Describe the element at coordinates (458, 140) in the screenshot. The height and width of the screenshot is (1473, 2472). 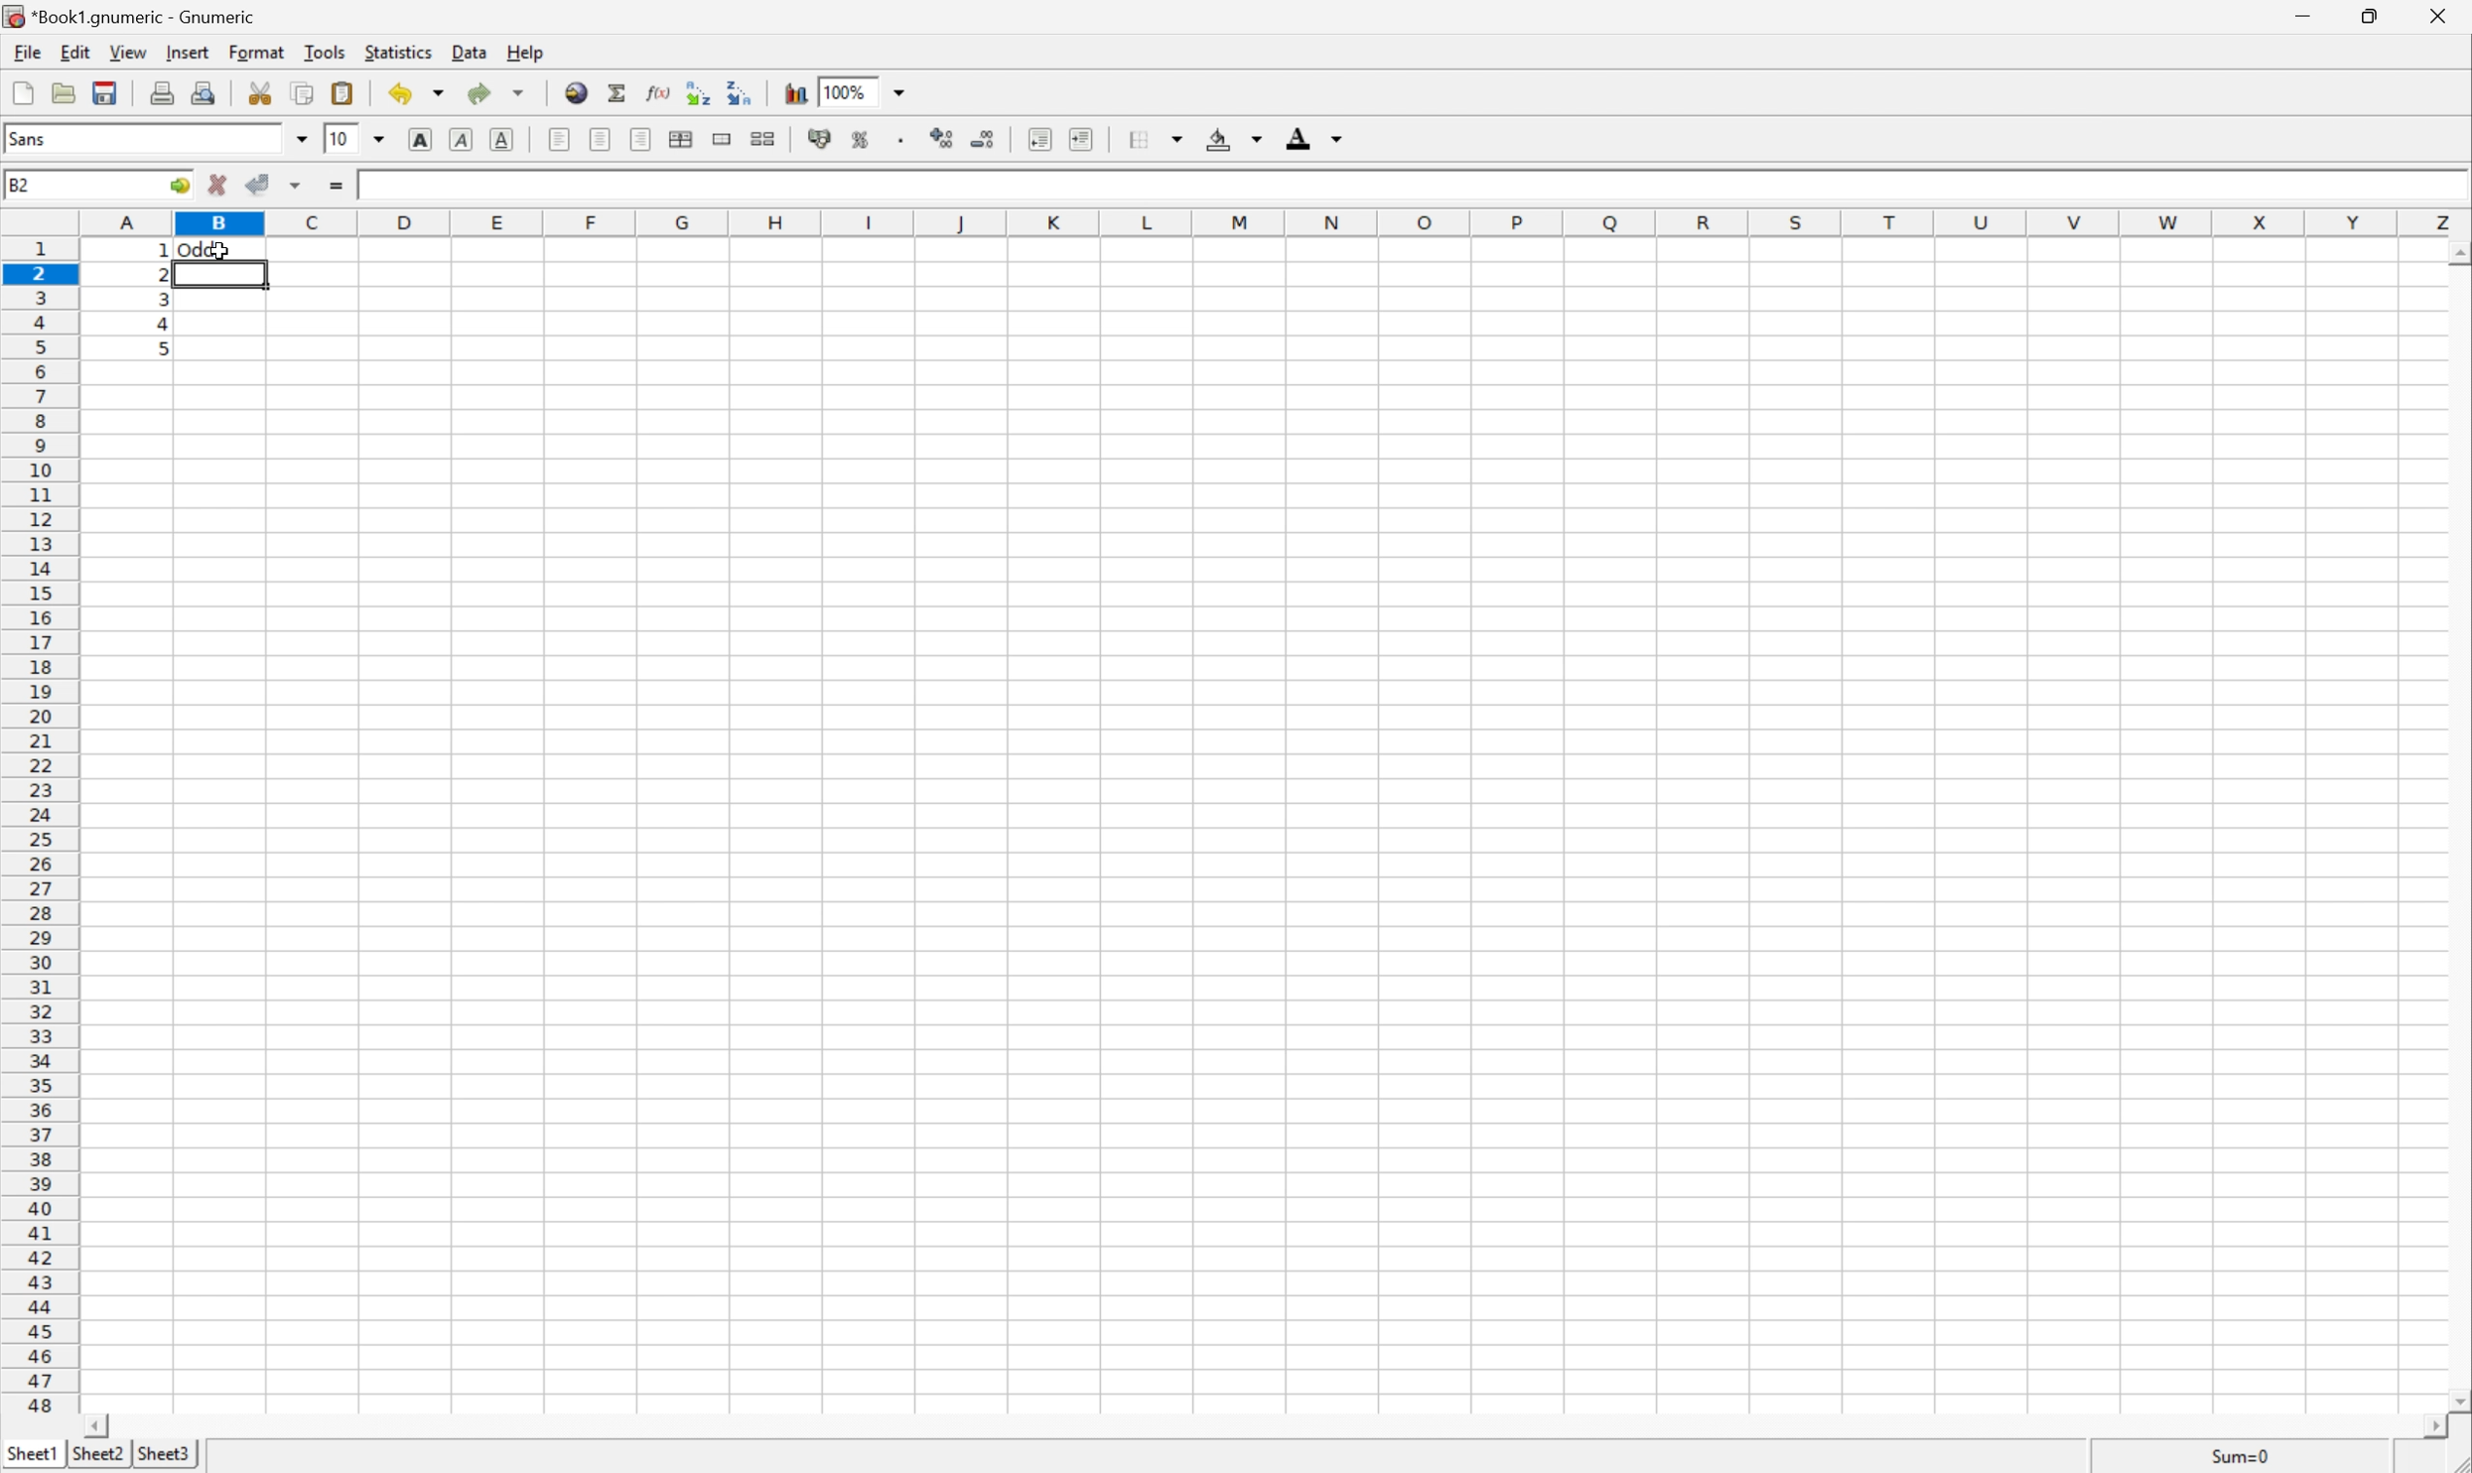
I see `Italic` at that location.